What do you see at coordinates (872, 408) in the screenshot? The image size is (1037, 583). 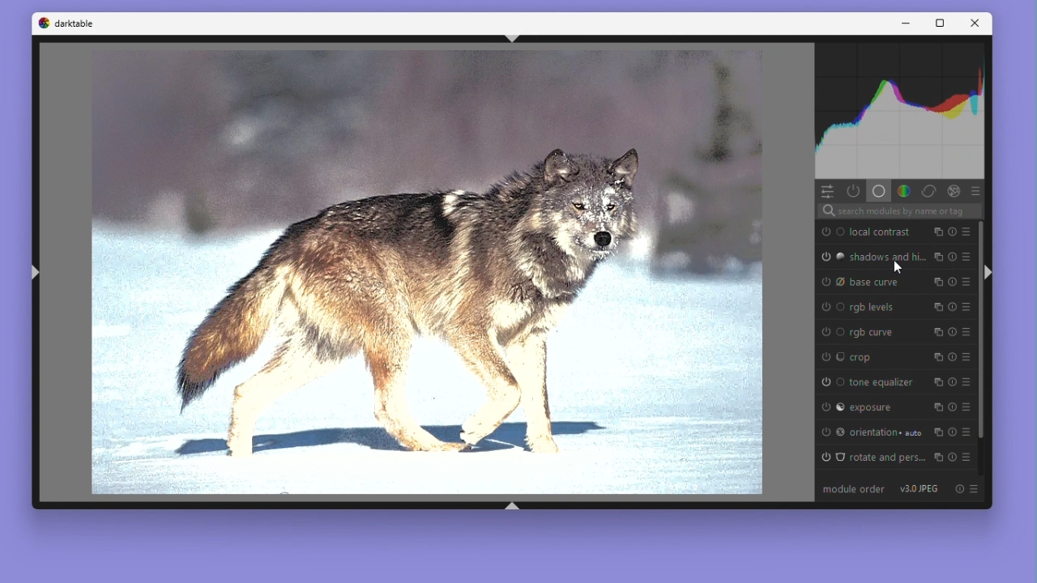 I see `exposure` at bounding box center [872, 408].